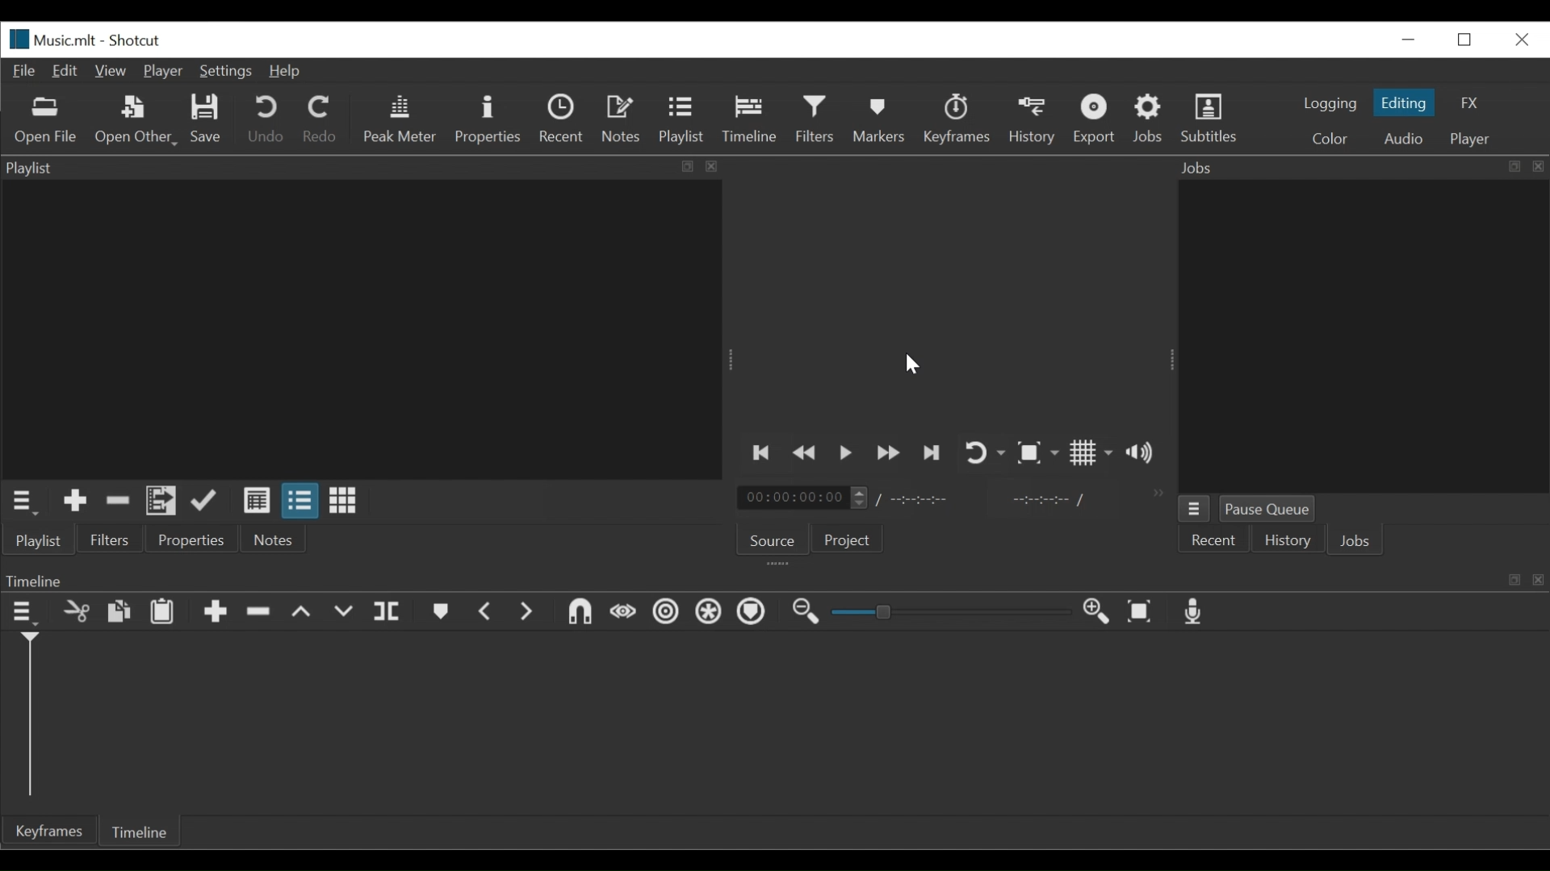  Describe the element at coordinates (300, 501) in the screenshot. I see `View as files` at that location.